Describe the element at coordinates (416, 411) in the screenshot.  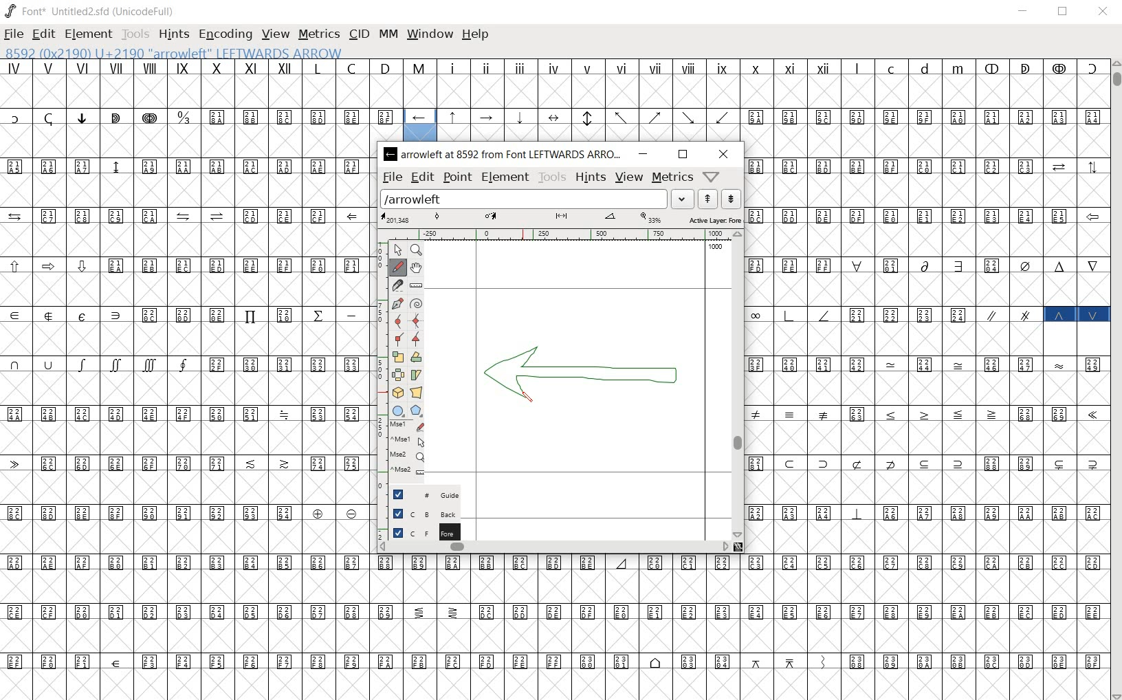
I see `polygon or star` at that location.